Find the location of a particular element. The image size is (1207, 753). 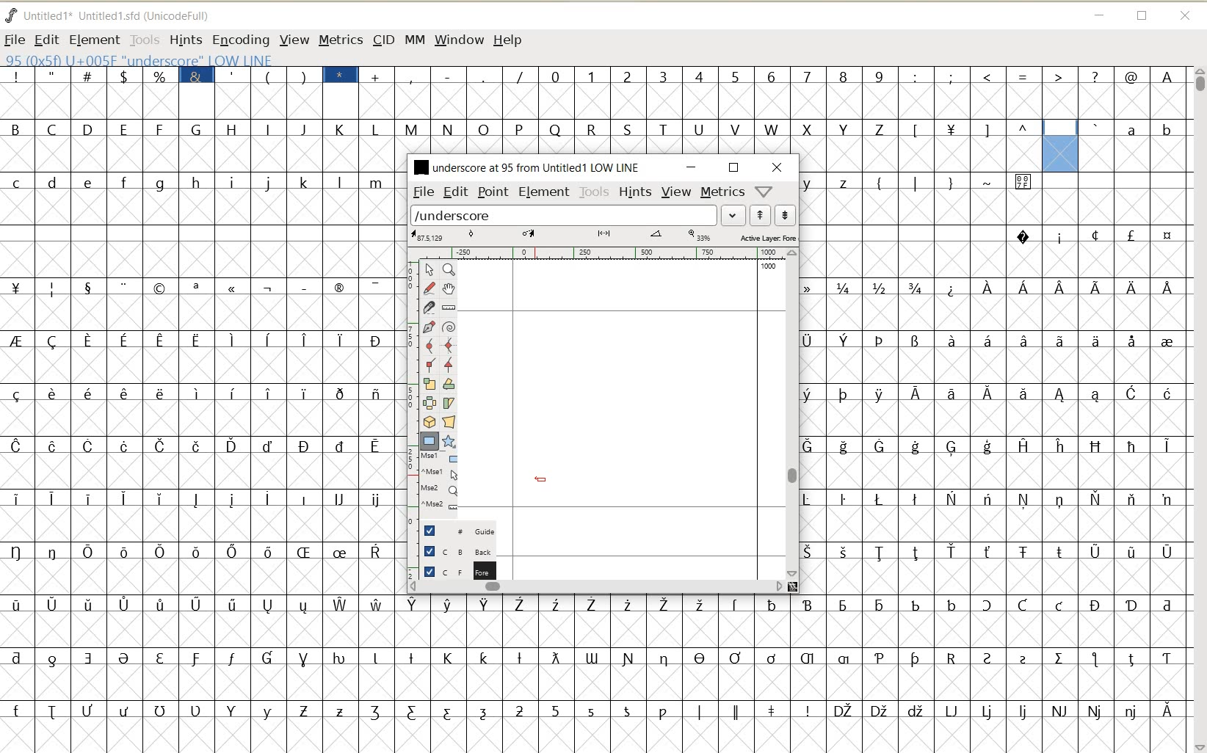

SCALE is located at coordinates (409, 388).